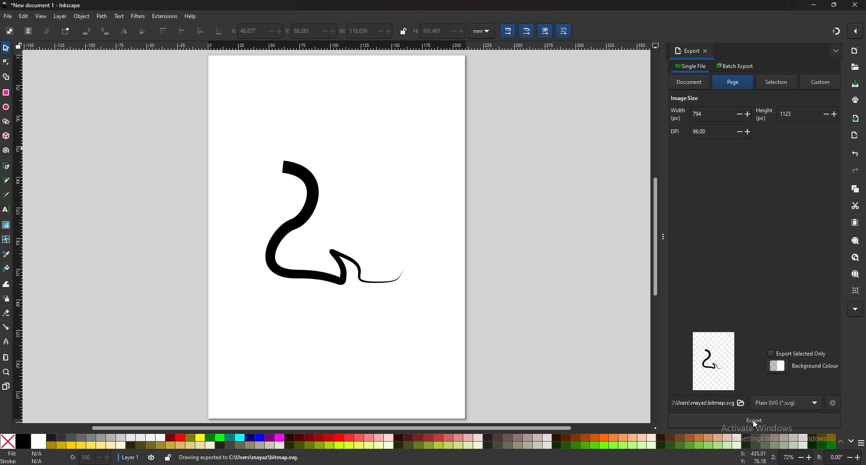  I want to click on path, so click(102, 16).